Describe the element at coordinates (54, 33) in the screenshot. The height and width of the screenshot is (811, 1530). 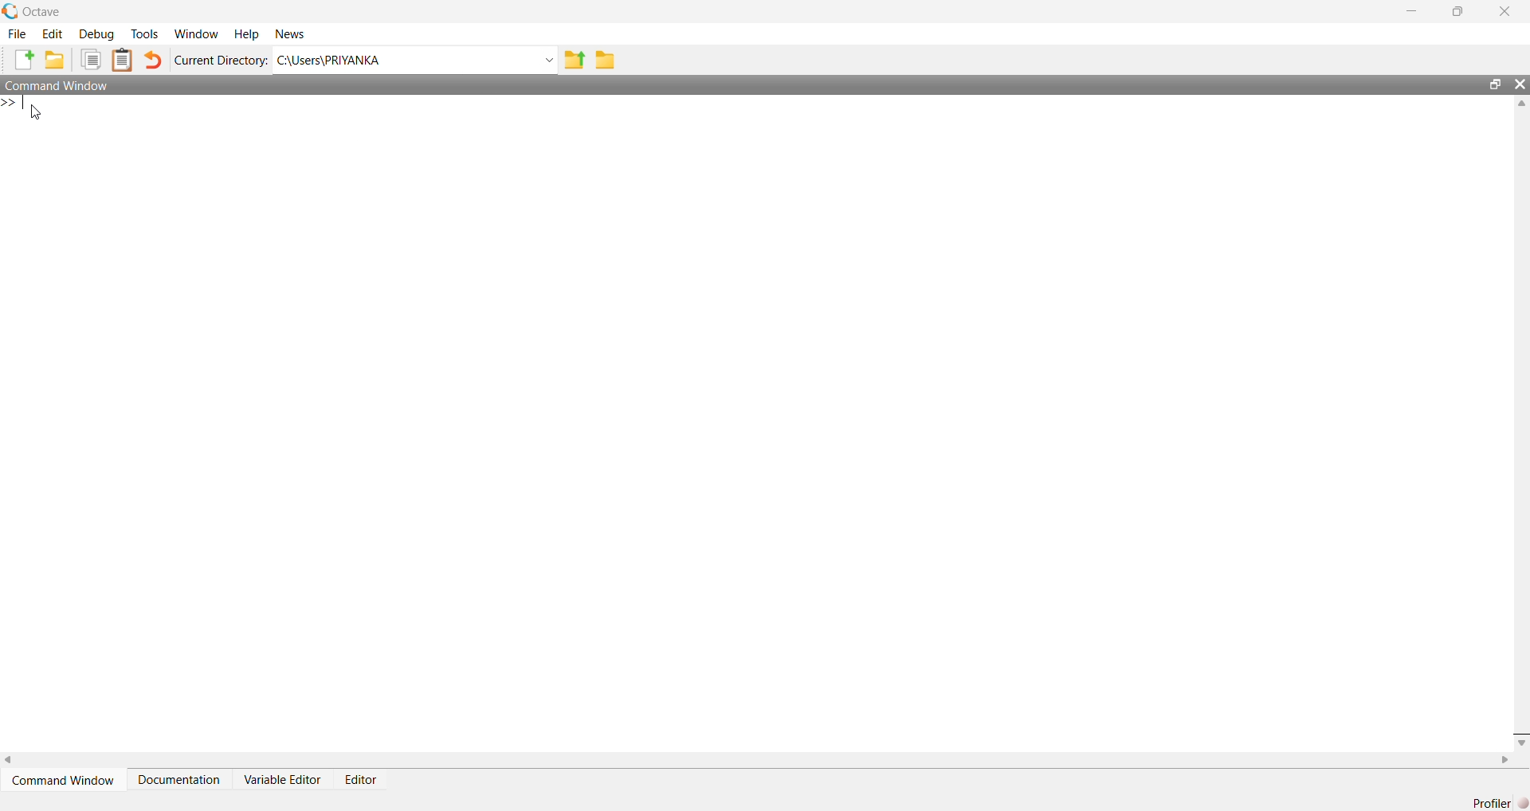
I see `edit` at that location.